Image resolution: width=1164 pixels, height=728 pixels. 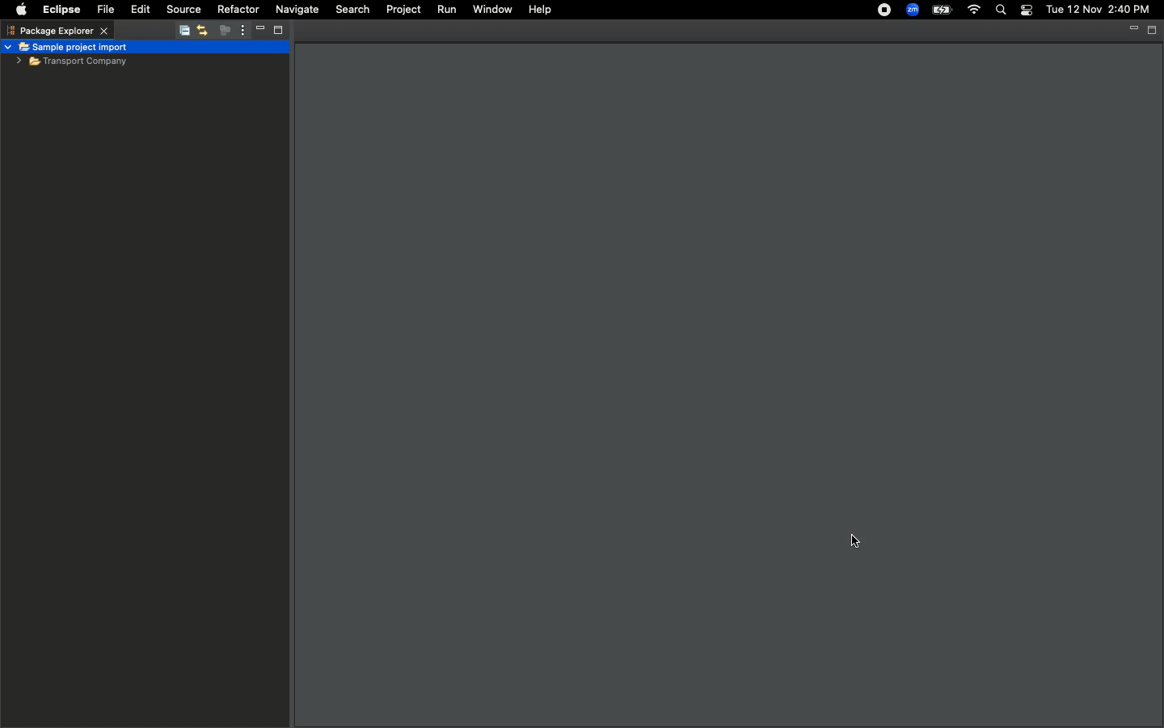 I want to click on Window, so click(x=492, y=10).